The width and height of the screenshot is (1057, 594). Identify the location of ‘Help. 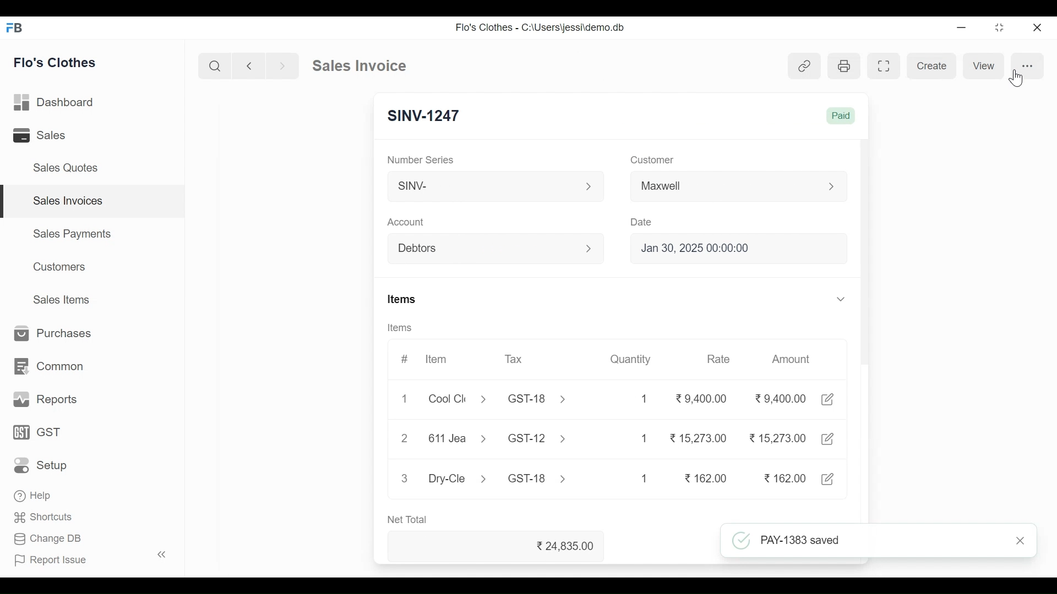
(35, 496).